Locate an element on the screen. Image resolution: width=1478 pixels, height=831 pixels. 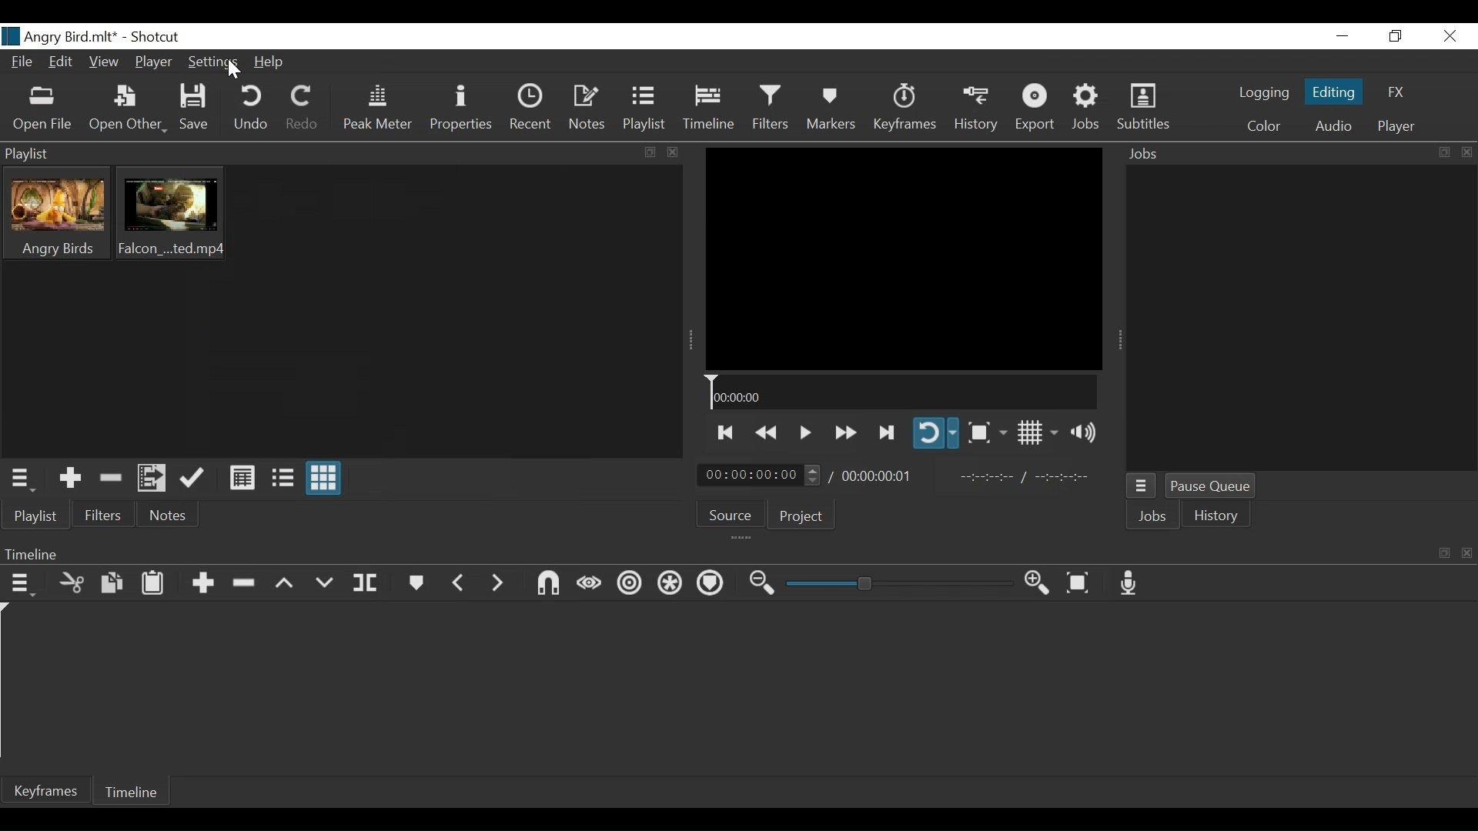
Play forward quickly is located at coordinates (846, 433).